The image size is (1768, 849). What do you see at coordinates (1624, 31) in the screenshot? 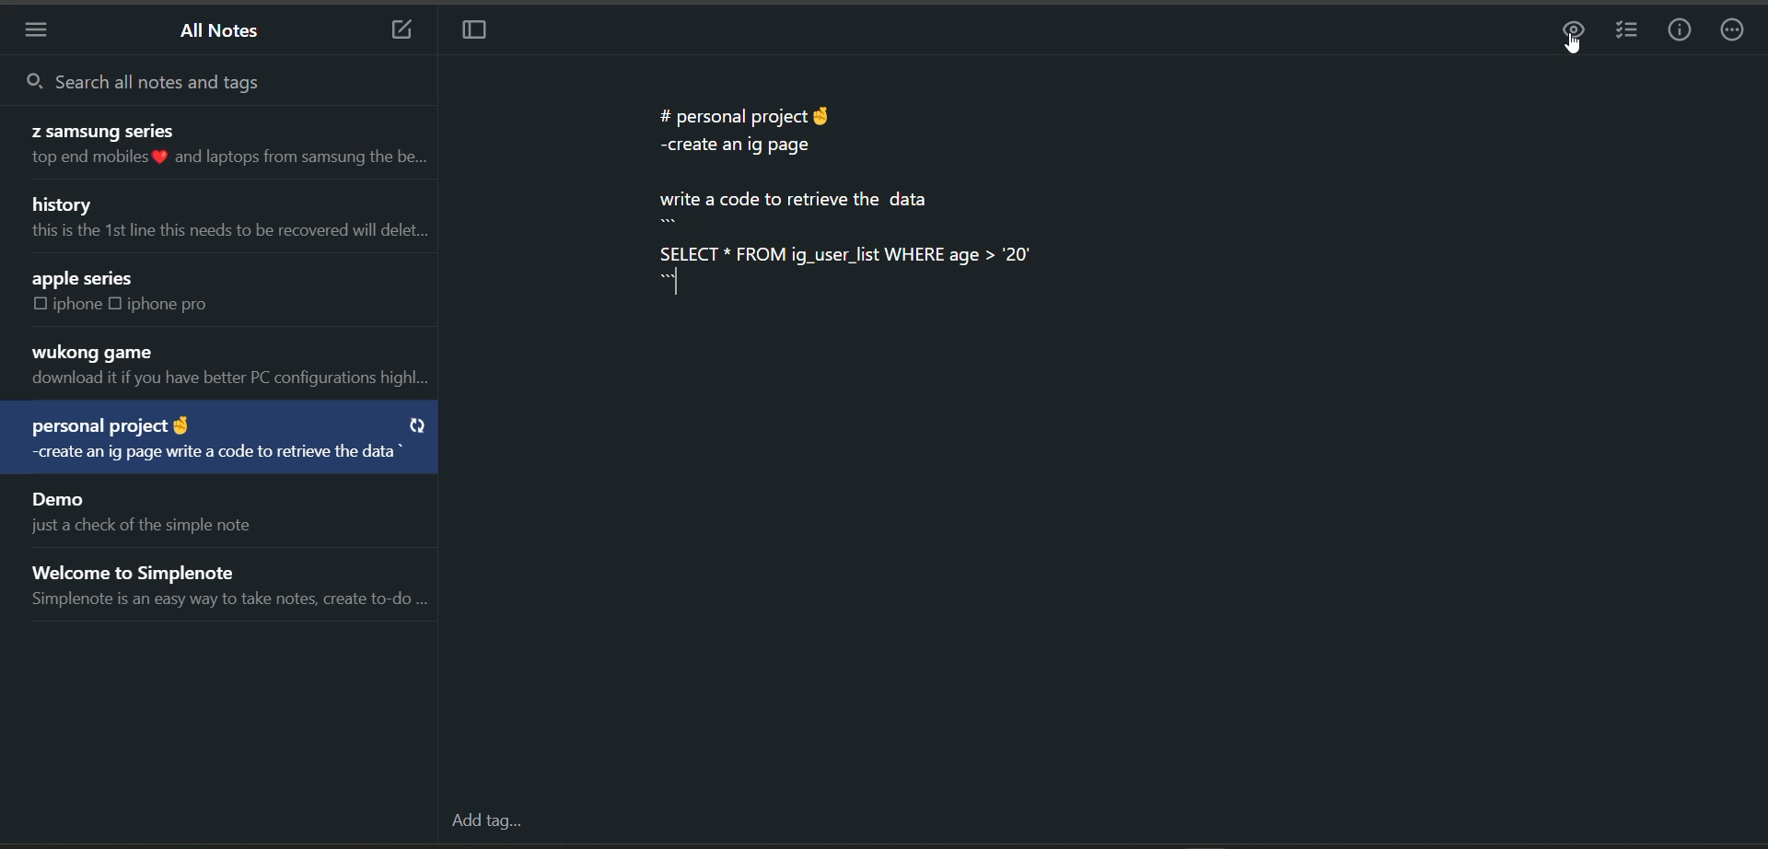
I see `insert checklist` at bounding box center [1624, 31].